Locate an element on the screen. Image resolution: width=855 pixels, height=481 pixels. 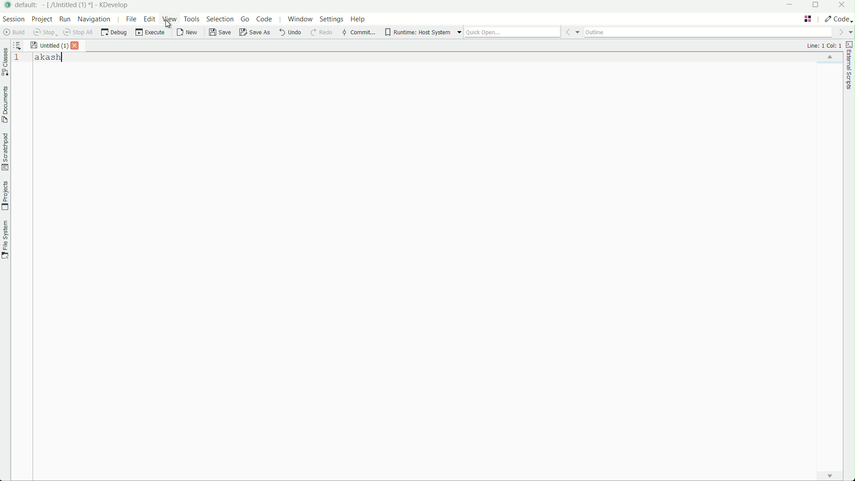
project is located at coordinates (43, 20).